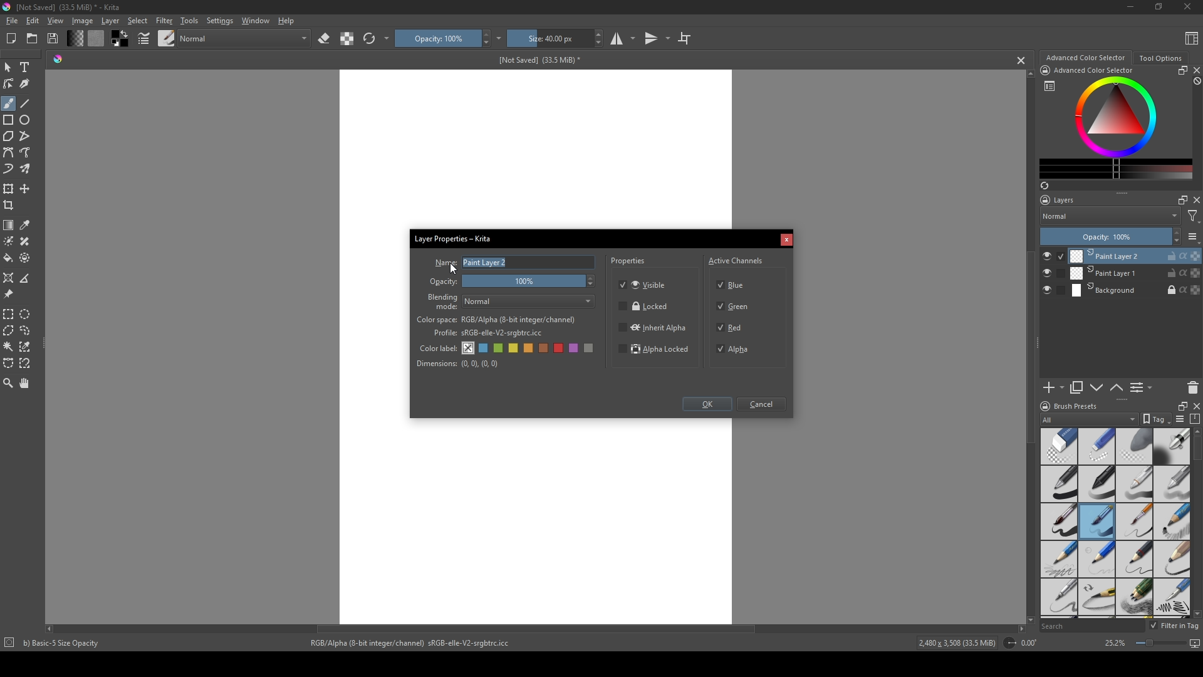  What do you see at coordinates (1021, 629) in the screenshot?
I see `scroll right` at bounding box center [1021, 629].